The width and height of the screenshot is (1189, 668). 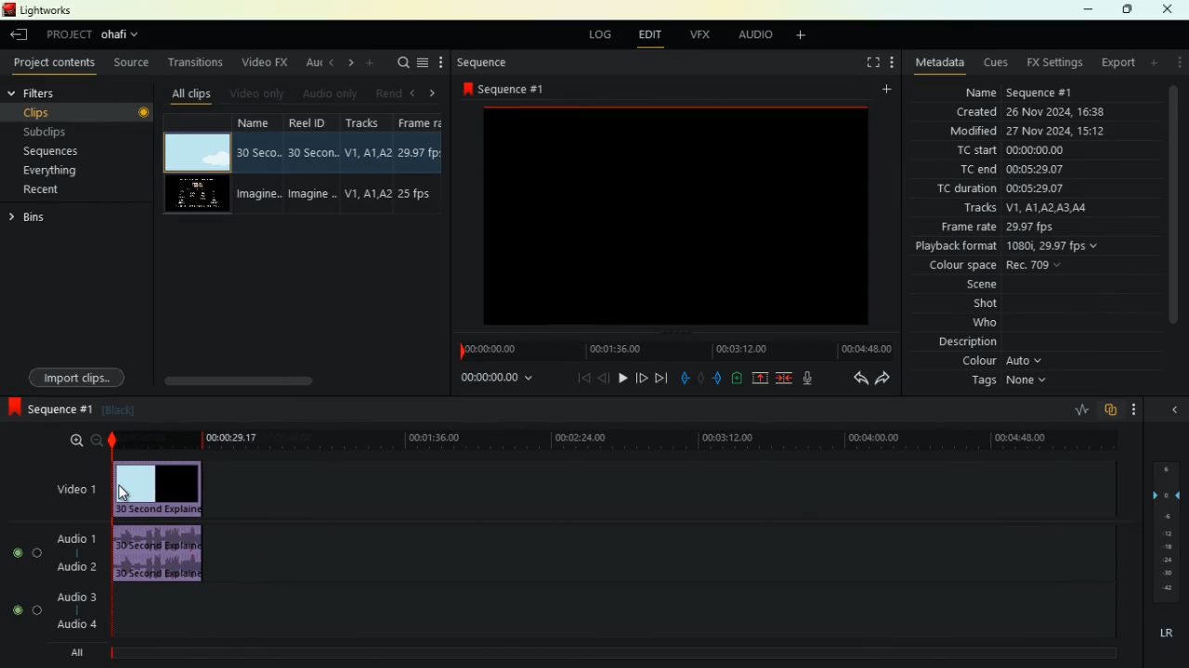 I want to click on tc duration, so click(x=1025, y=189).